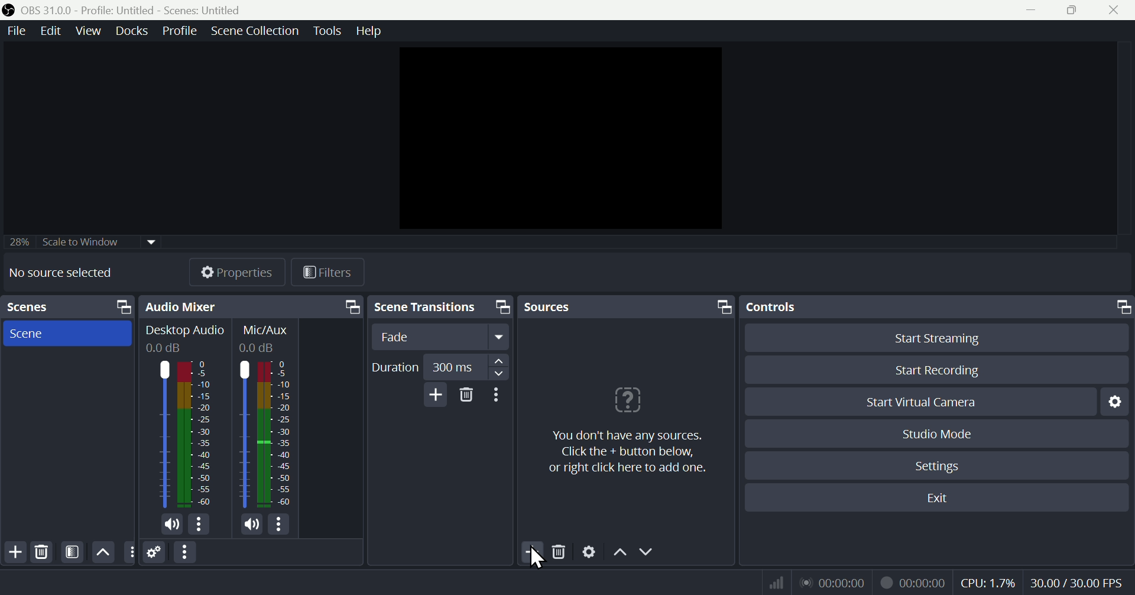  What do you see at coordinates (236, 272) in the screenshot?
I see `Properties` at bounding box center [236, 272].